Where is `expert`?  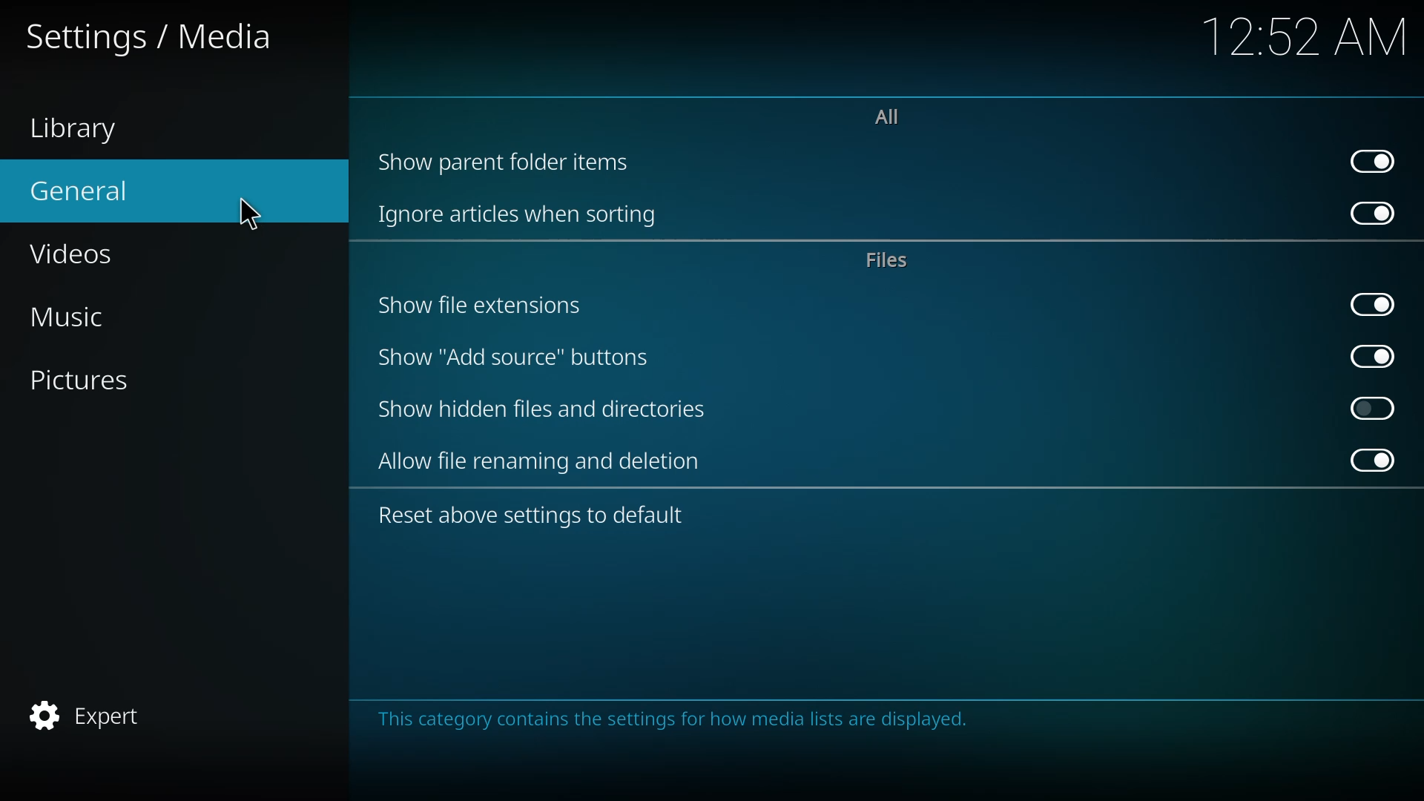 expert is located at coordinates (92, 713).